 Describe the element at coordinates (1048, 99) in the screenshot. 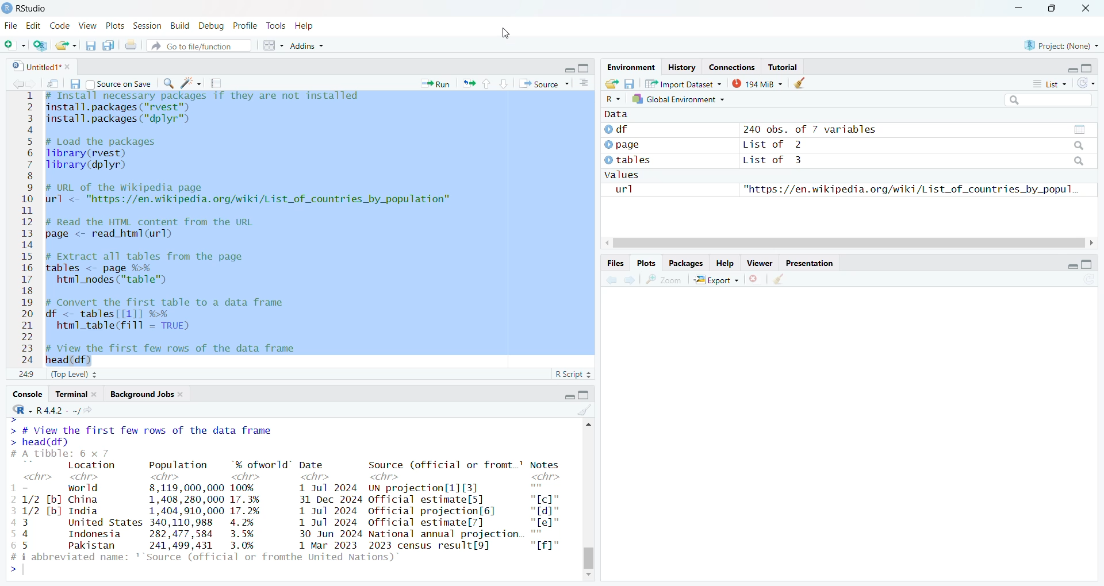

I see `search bar` at that location.